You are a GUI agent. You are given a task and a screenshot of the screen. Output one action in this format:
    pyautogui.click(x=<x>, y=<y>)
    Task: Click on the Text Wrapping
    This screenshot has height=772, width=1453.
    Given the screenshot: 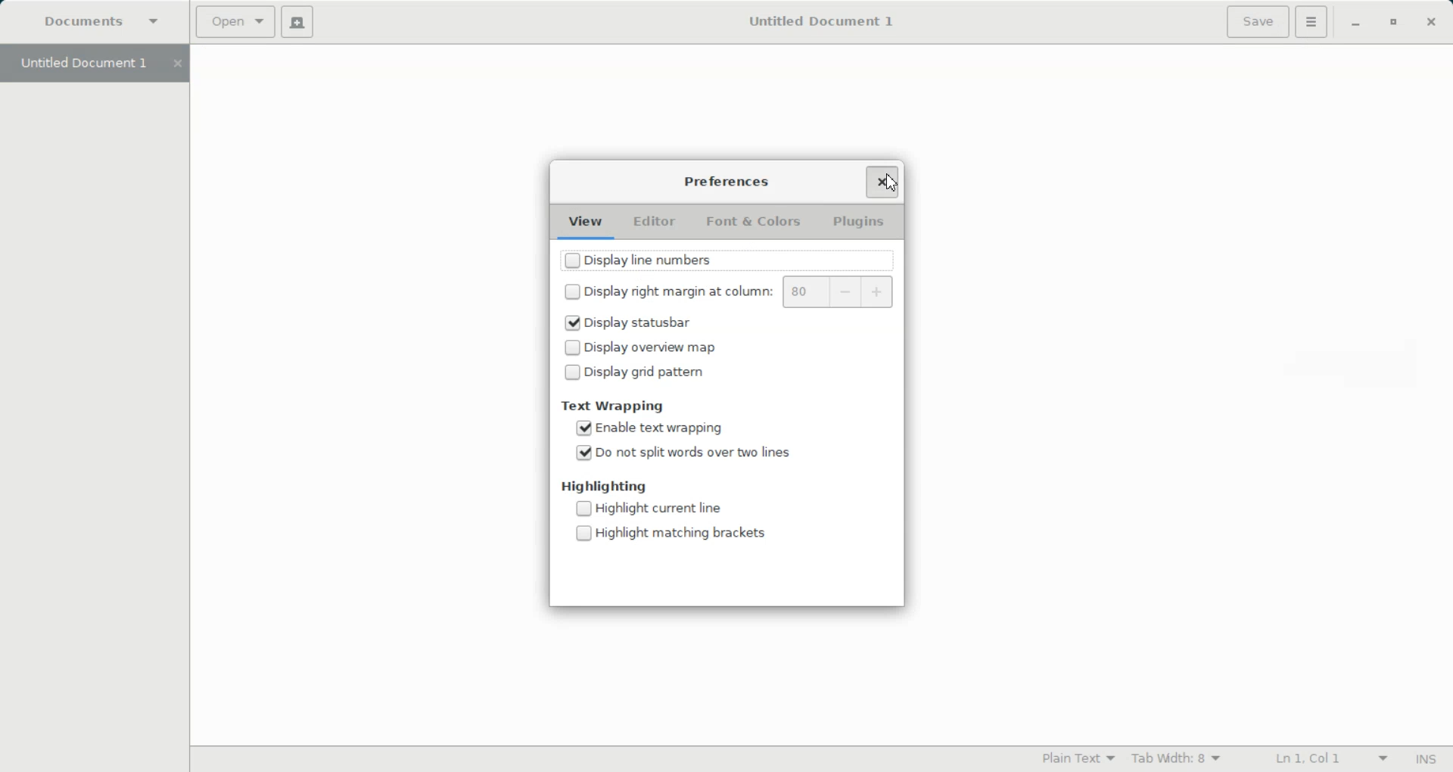 What is the action you would take?
    pyautogui.click(x=617, y=406)
    